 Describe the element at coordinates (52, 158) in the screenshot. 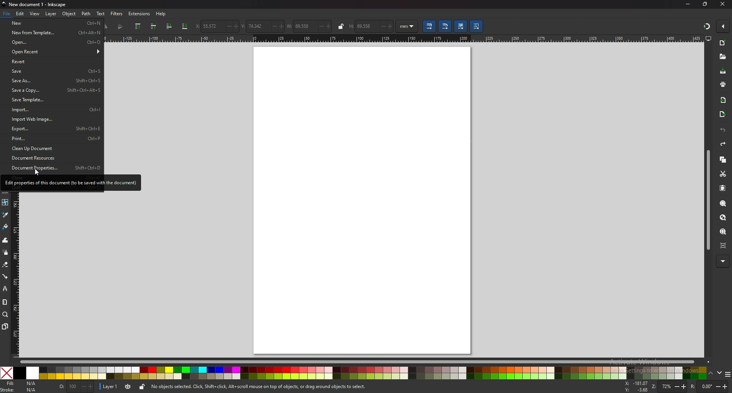

I see `document resource` at that location.